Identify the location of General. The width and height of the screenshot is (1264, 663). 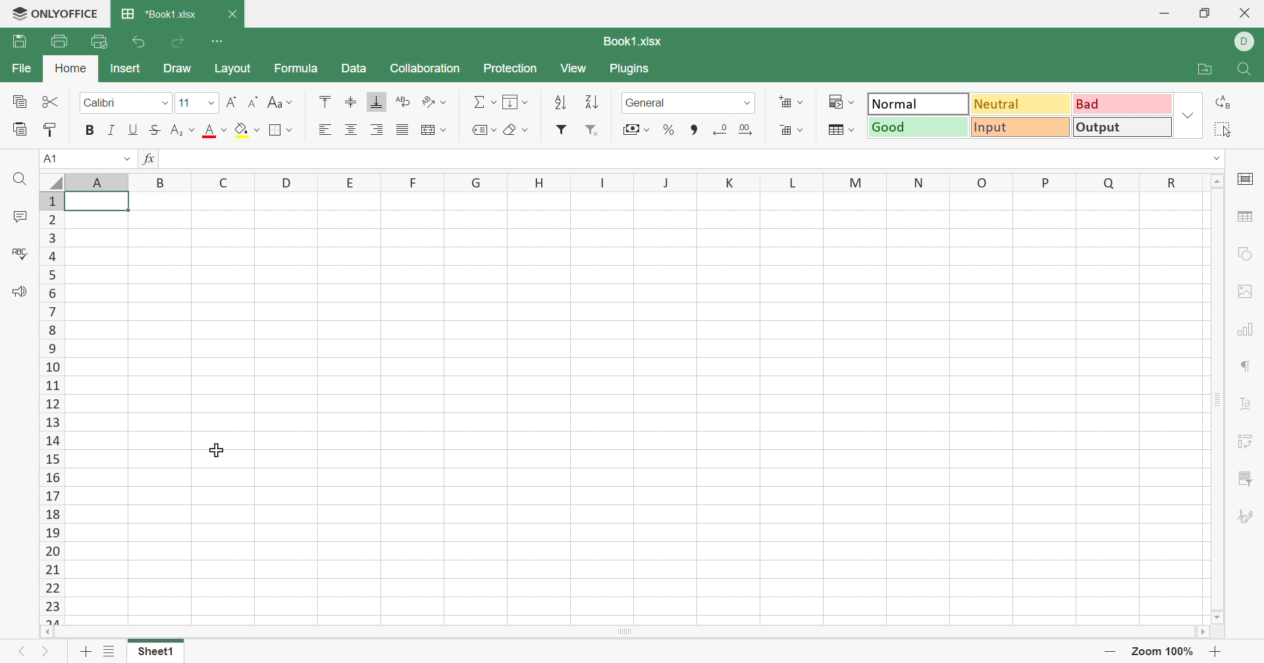
(646, 103).